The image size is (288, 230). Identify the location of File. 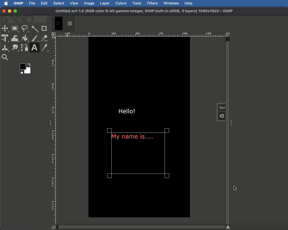
(32, 4).